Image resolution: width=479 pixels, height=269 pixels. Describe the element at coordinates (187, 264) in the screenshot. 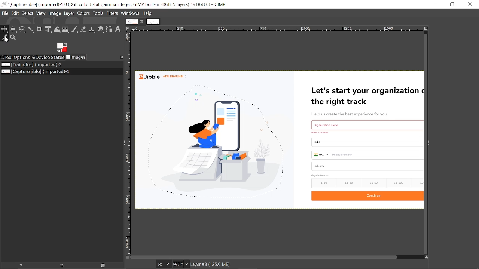

I see `Zoom options` at that location.